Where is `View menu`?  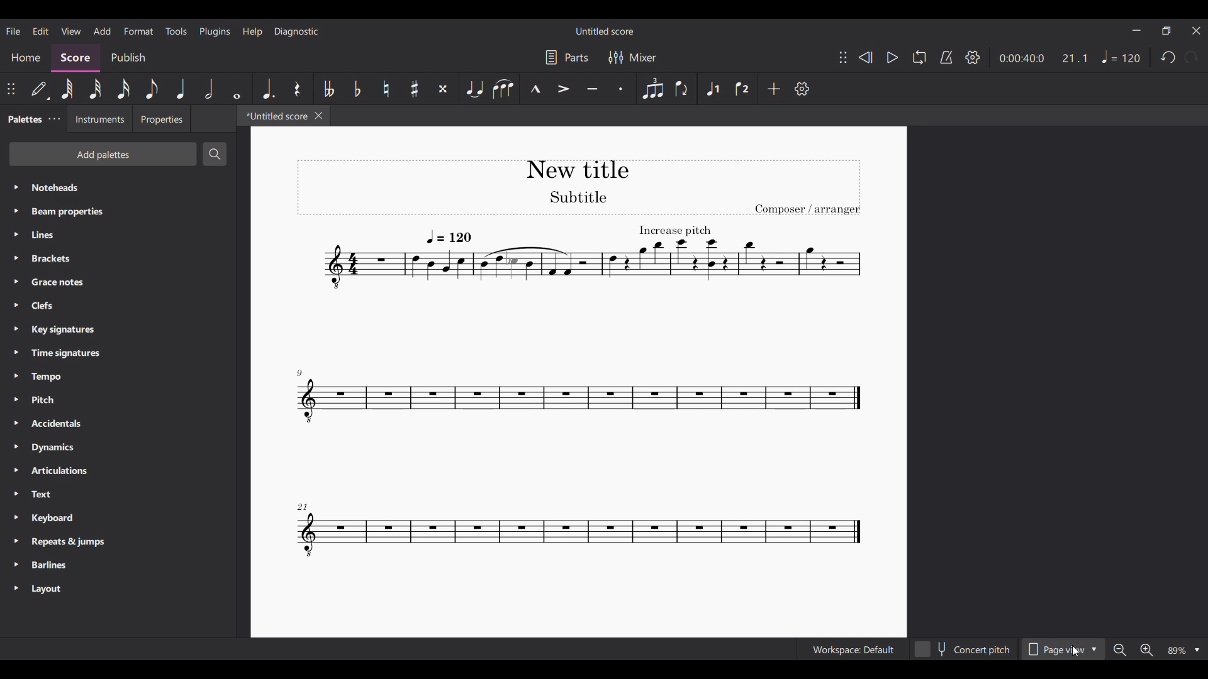
View menu is located at coordinates (70, 31).